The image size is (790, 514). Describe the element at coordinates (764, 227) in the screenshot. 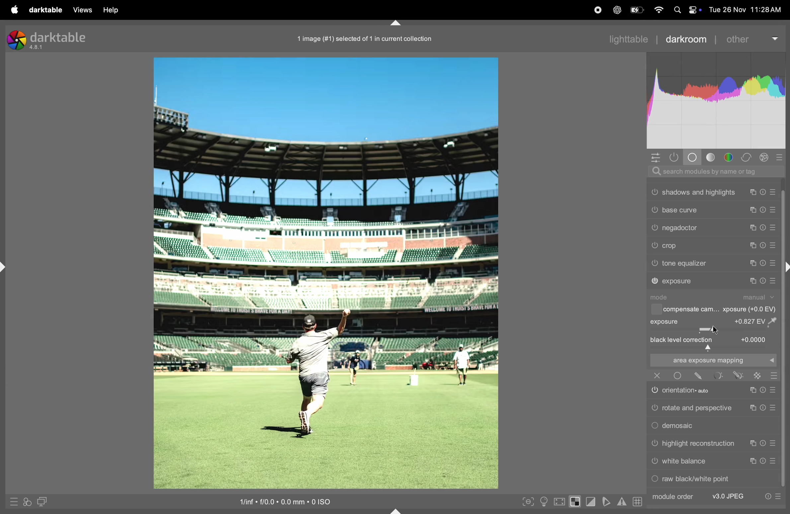

I see `reset presets` at that location.